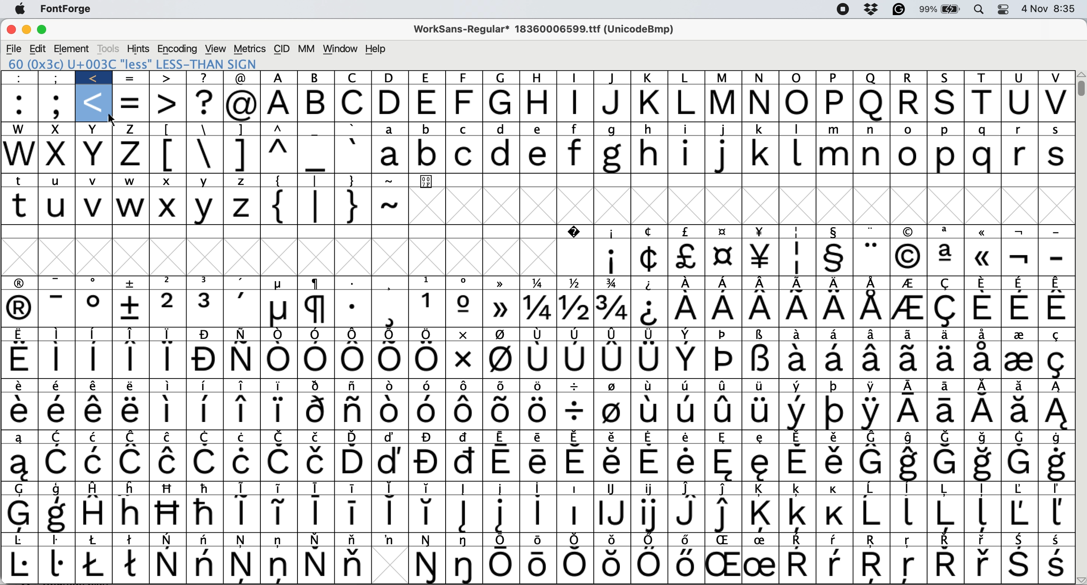 The height and width of the screenshot is (585, 1087). Describe the element at coordinates (9, 30) in the screenshot. I see `close` at that location.